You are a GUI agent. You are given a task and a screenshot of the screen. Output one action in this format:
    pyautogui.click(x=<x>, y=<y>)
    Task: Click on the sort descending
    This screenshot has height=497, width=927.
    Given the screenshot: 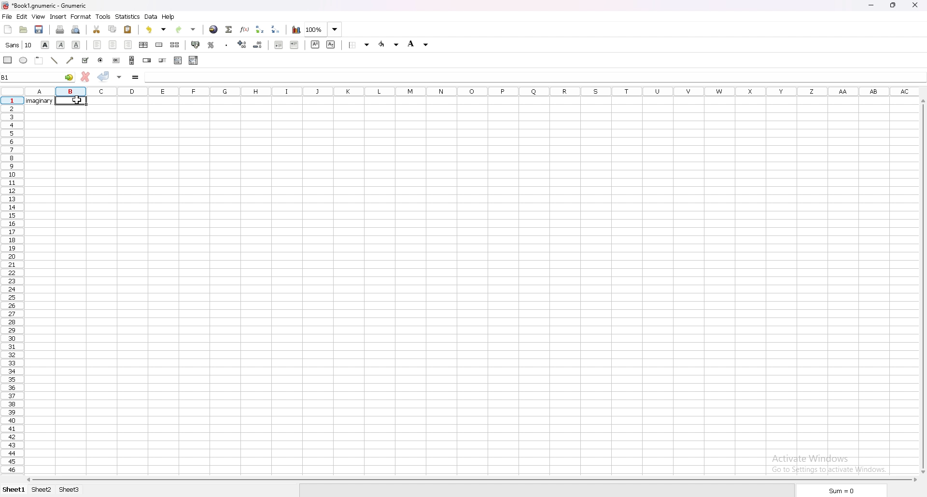 What is the action you would take?
    pyautogui.click(x=275, y=29)
    